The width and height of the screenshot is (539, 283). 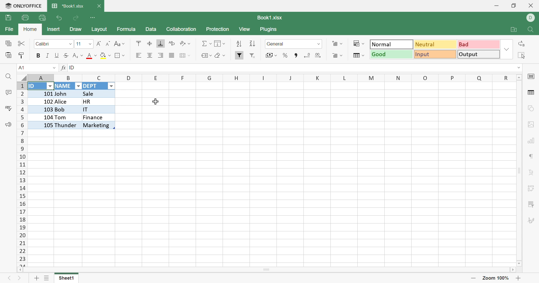 I want to click on Format table as template, so click(x=338, y=56).